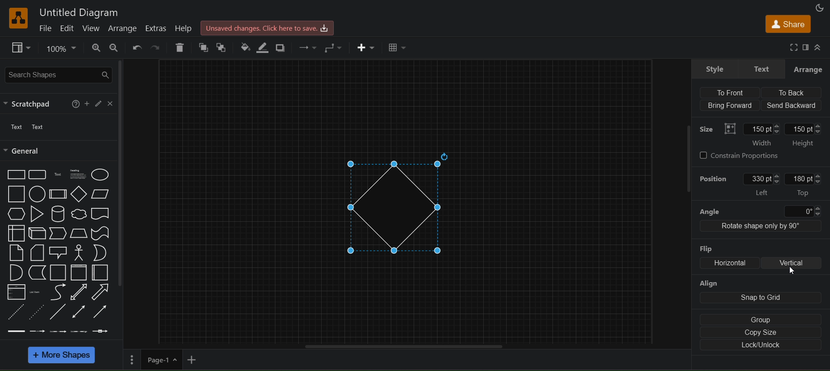  I want to click on item list, so click(37, 292).